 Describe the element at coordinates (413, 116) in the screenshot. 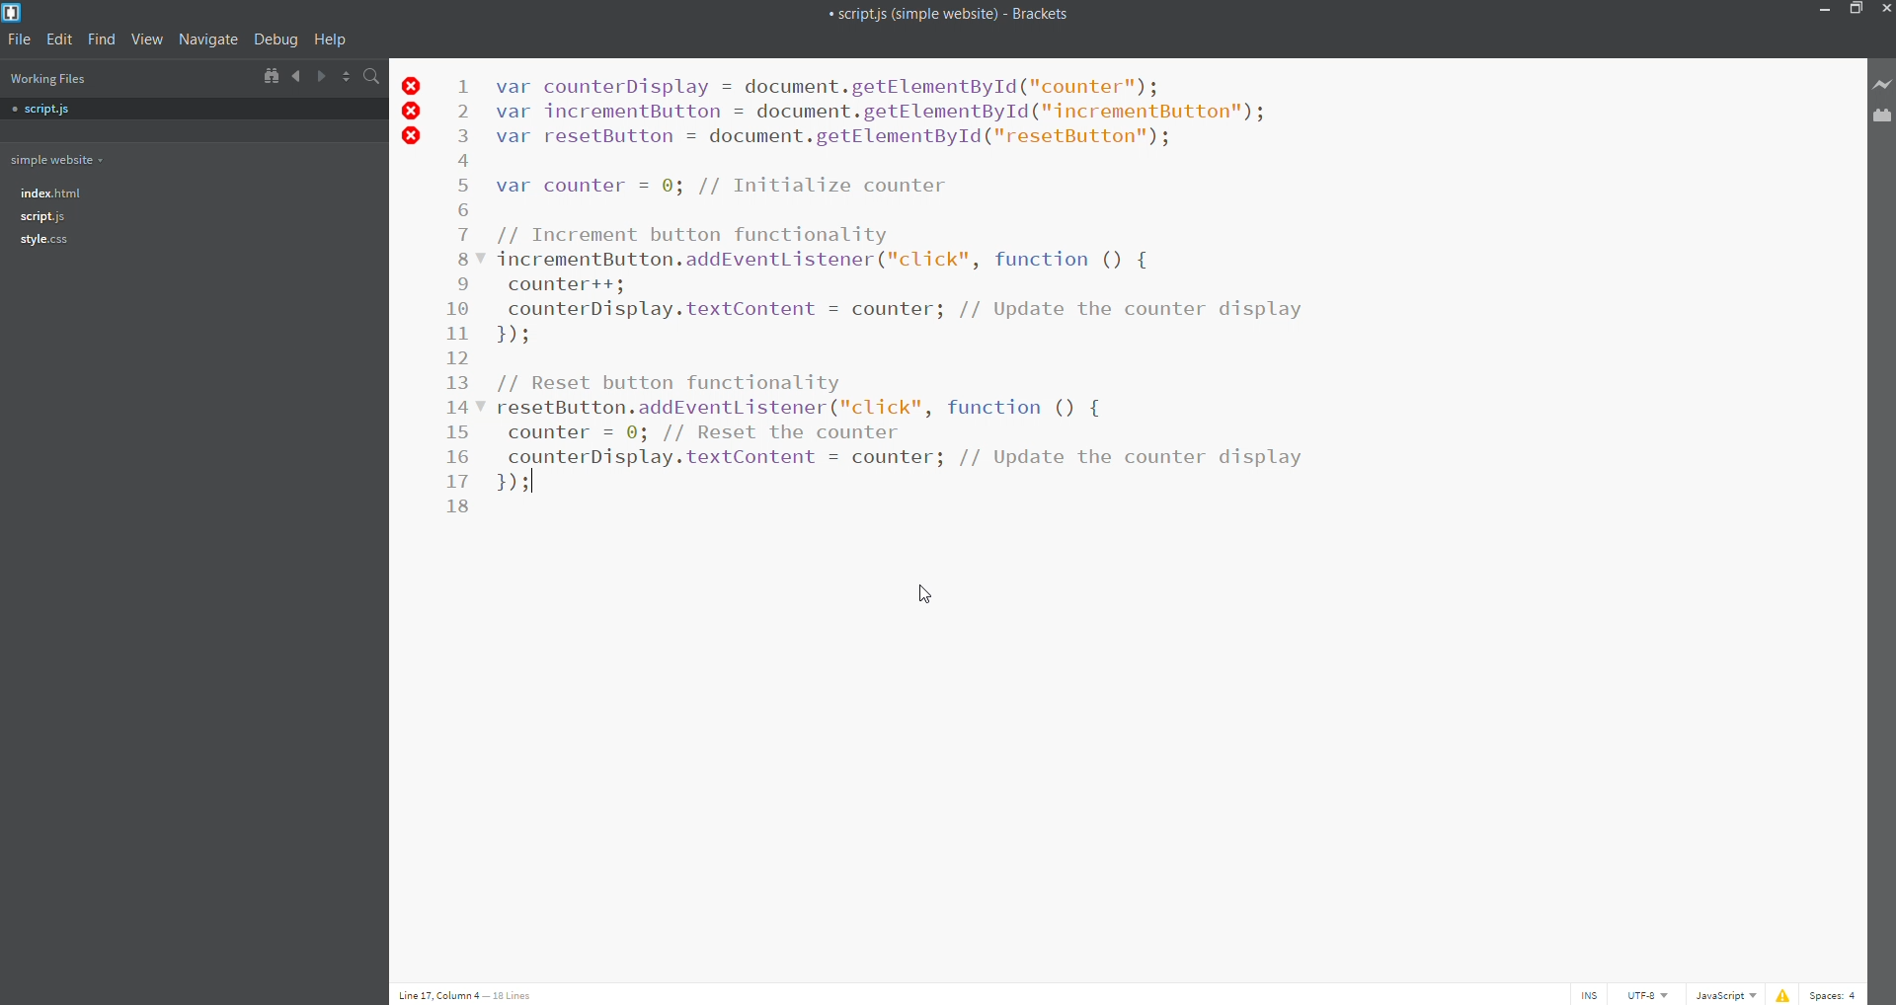

I see `in line error status` at that location.